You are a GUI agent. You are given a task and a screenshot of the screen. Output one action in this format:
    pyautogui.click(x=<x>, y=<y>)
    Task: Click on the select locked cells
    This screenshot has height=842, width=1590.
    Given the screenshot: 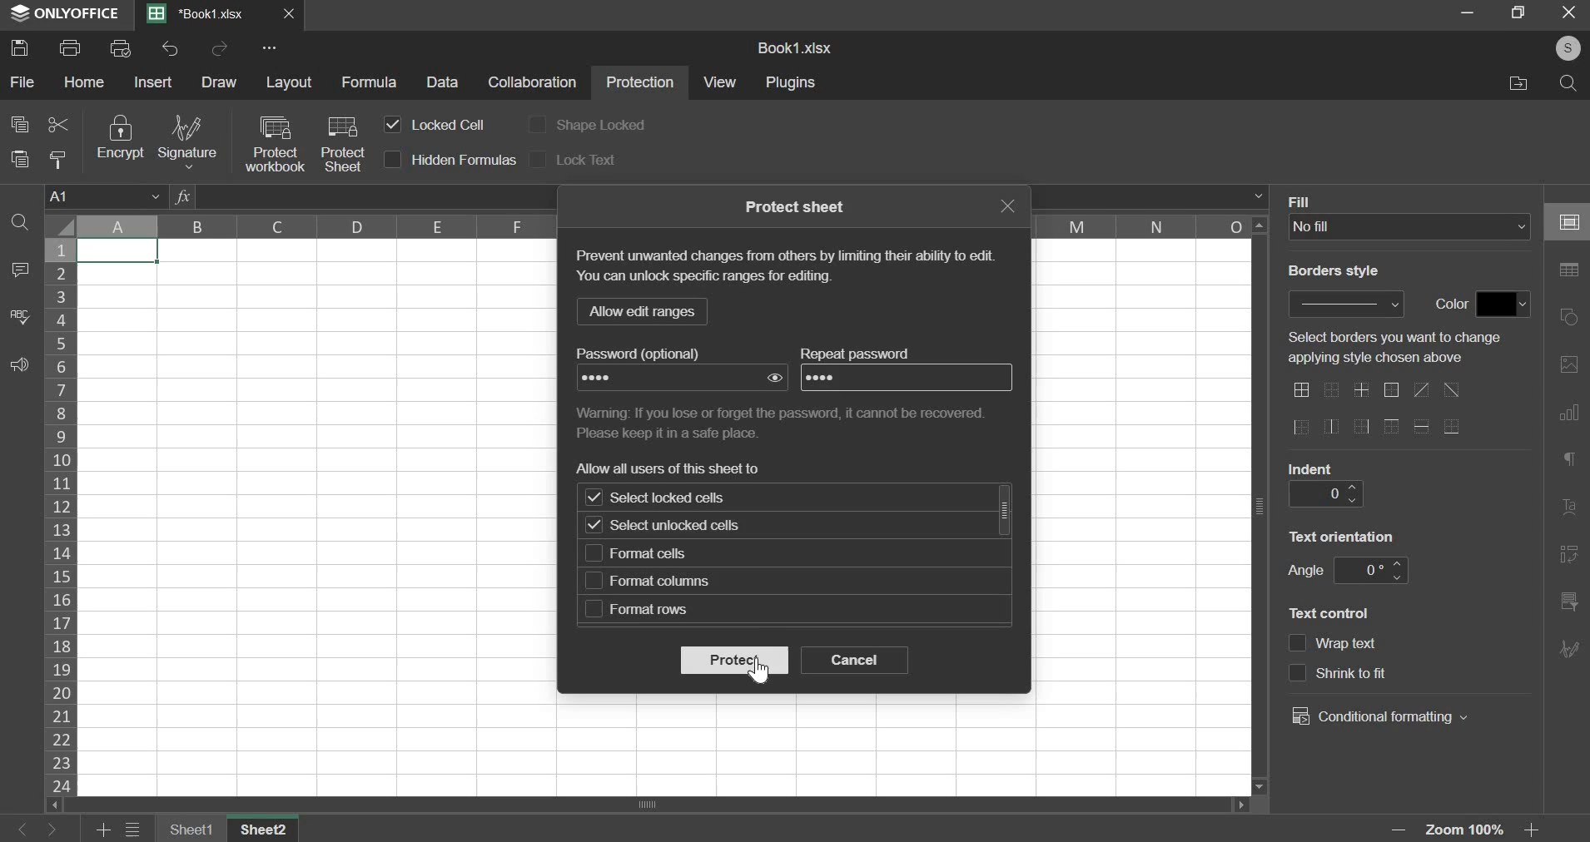 What is the action you would take?
    pyautogui.click(x=683, y=498)
    